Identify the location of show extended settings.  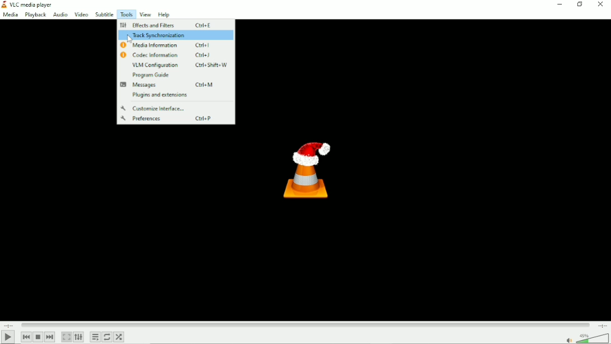
(79, 337).